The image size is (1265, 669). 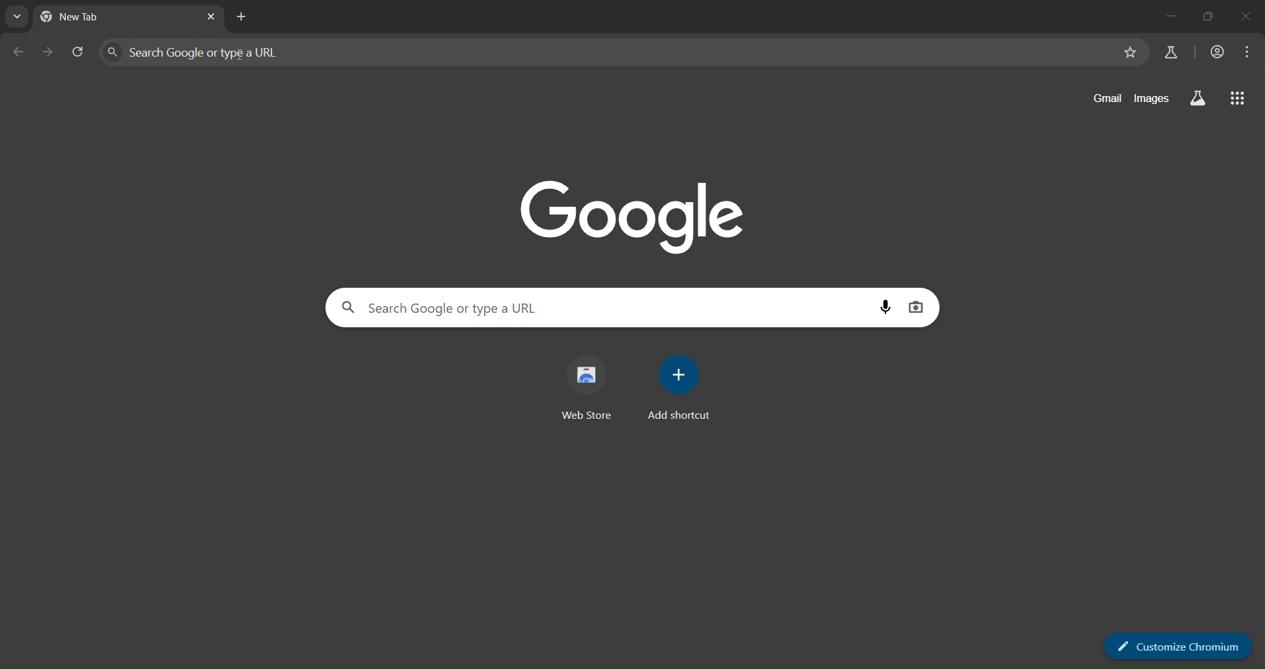 What do you see at coordinates (18, 54) in the screenshot?
I see `go back one page` at bounding box center [18, 54].